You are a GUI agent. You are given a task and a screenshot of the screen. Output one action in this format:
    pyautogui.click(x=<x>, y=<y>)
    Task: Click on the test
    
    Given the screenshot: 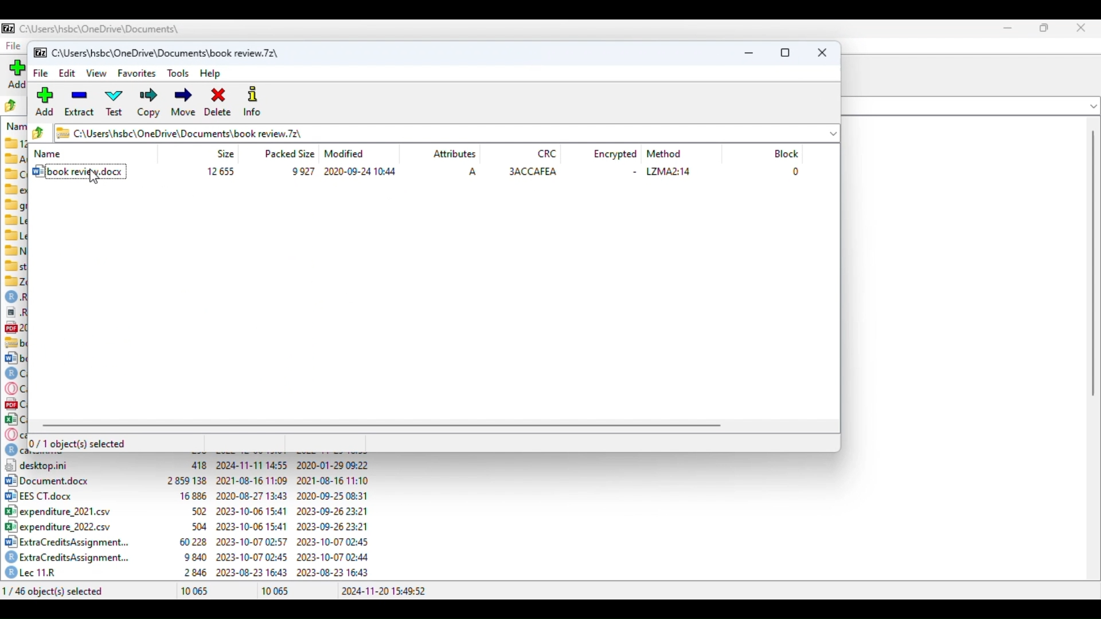 What is the action you would take?
    pyautogui.click(x=116, y=102)
    